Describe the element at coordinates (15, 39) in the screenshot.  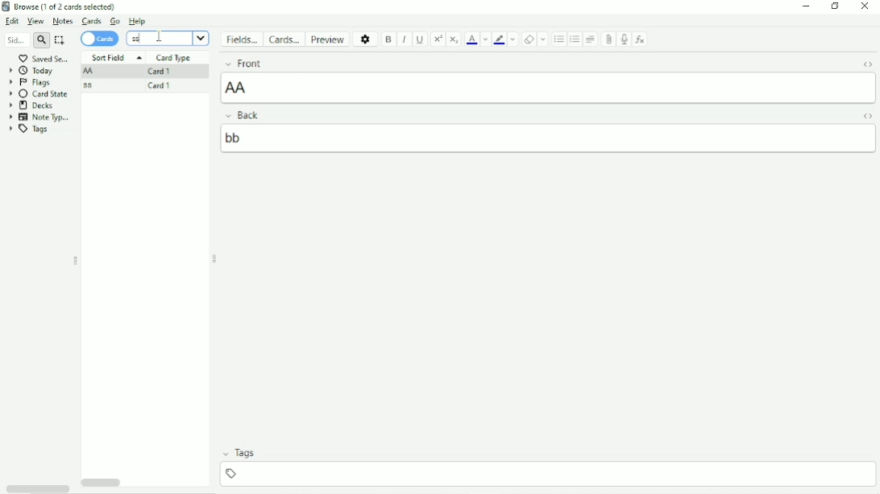
I see `search sidebar` at that location.